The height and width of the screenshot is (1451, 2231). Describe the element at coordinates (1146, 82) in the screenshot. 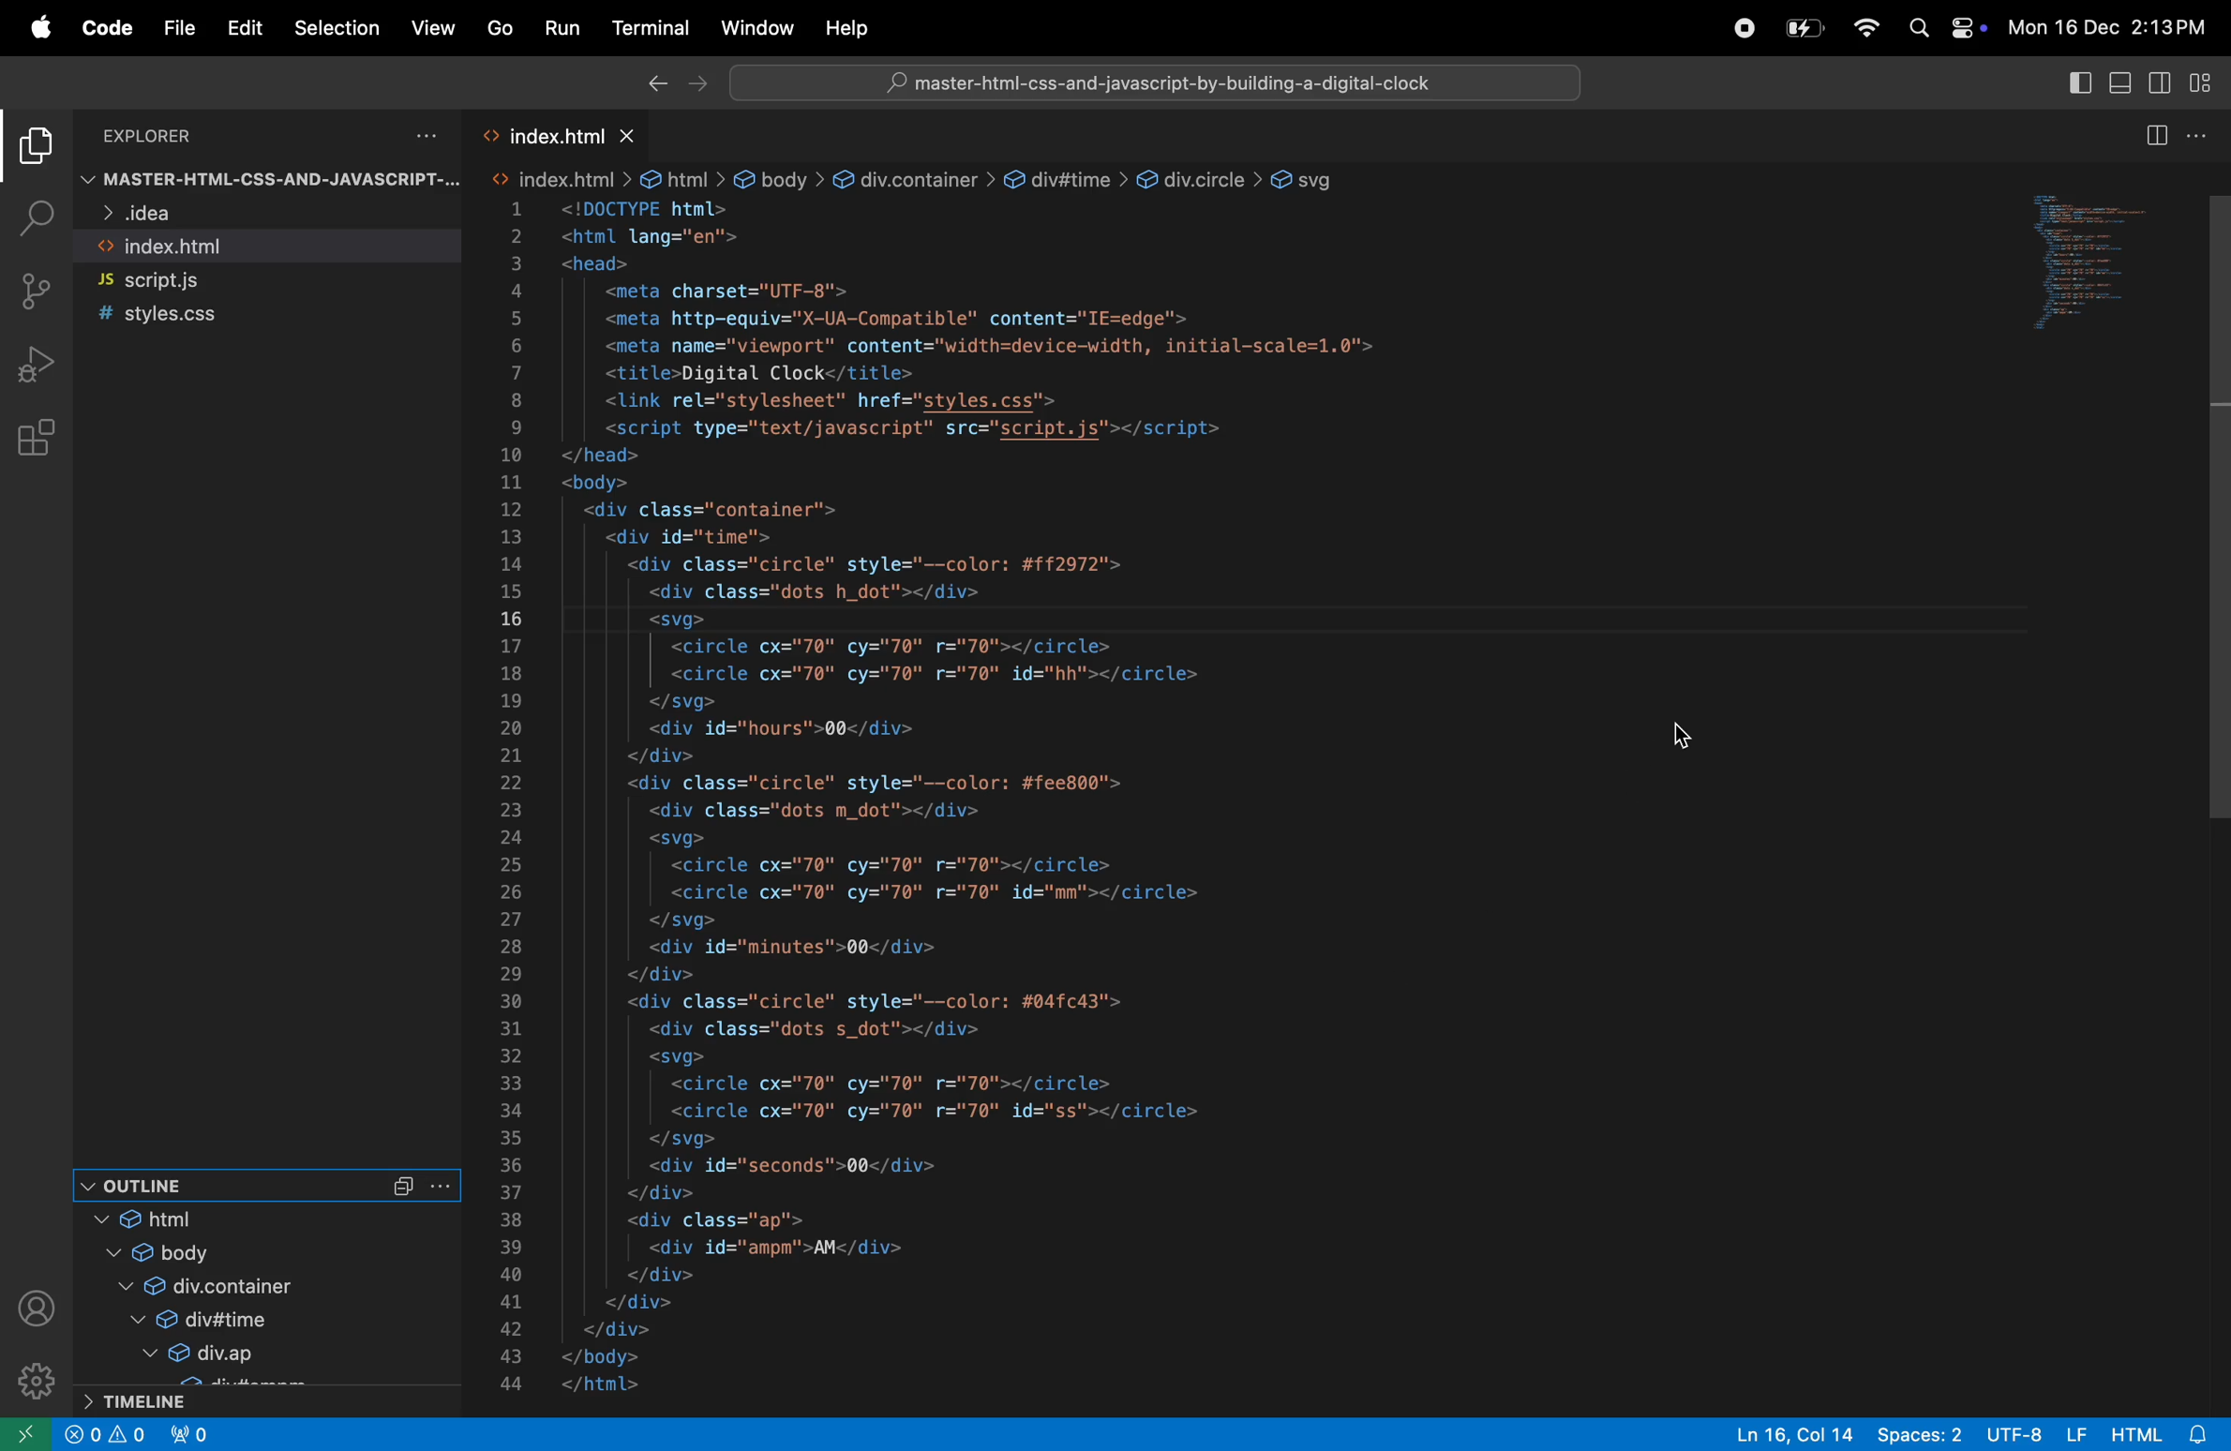

I see `workspace search bar` at that location.